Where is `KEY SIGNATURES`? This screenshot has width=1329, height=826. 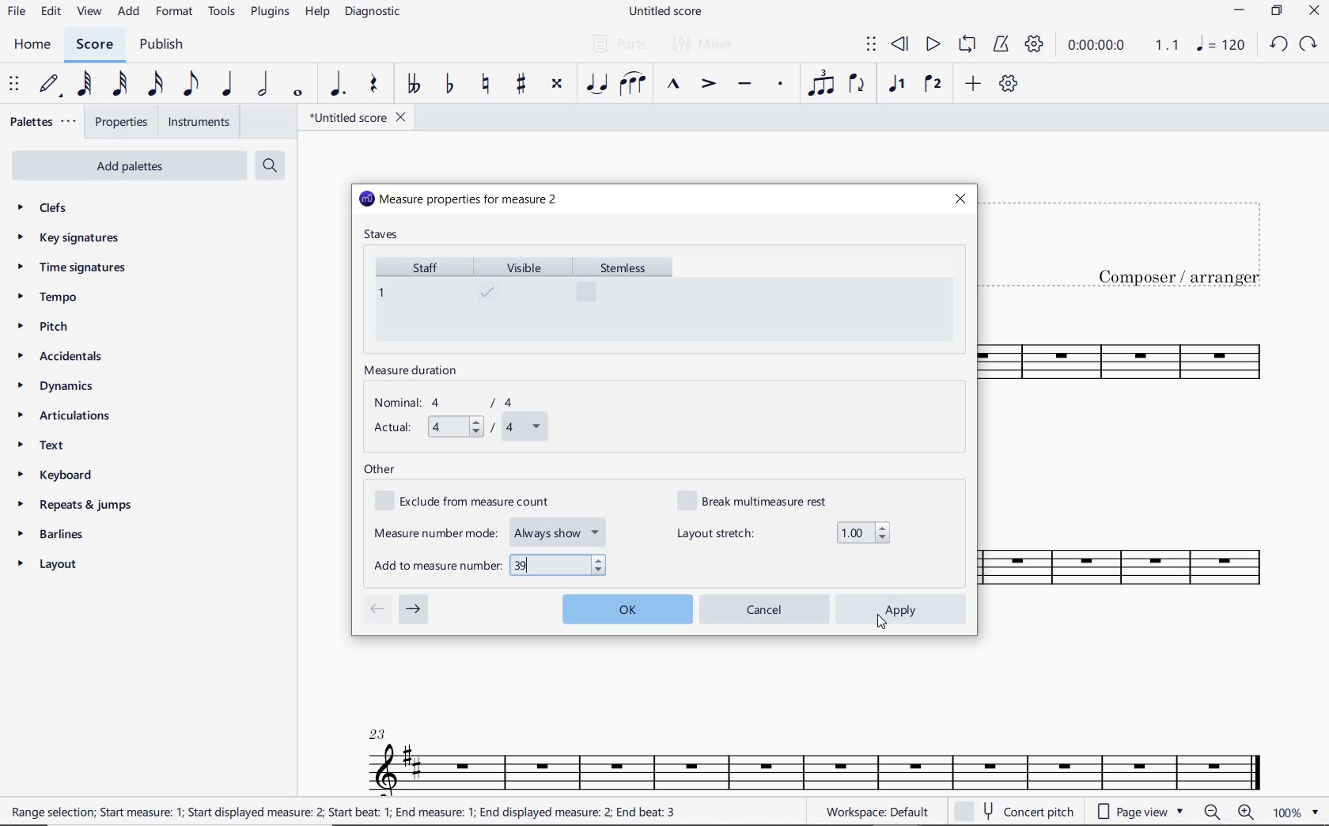 KEY SIGNATURES is located at coordinates (73, 237).